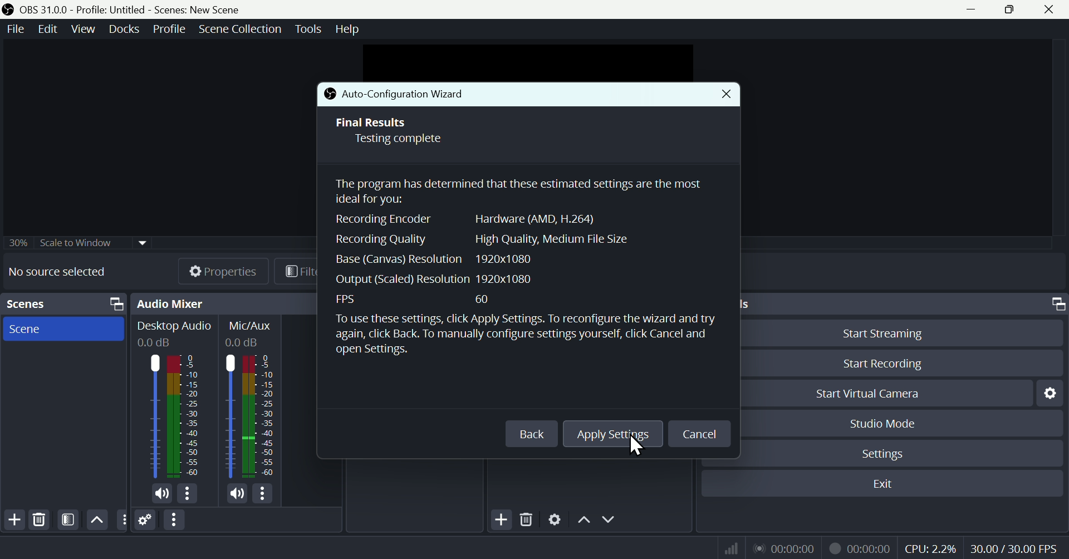  I want to click on OBS 31.0 .0 Profile: Untitled - Scenes:New scene, so click(133, 9).